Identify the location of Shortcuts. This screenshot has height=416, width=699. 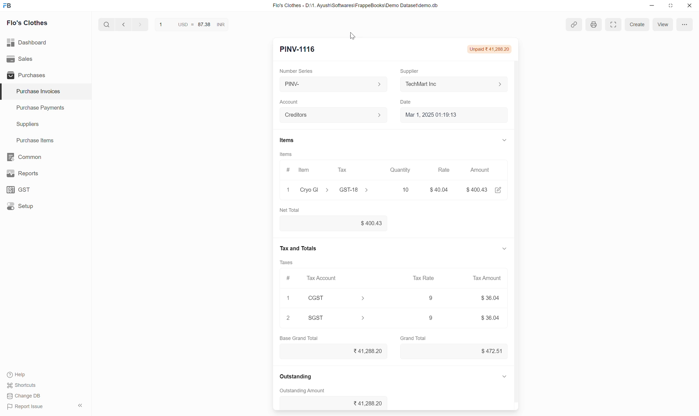
(22, 386).